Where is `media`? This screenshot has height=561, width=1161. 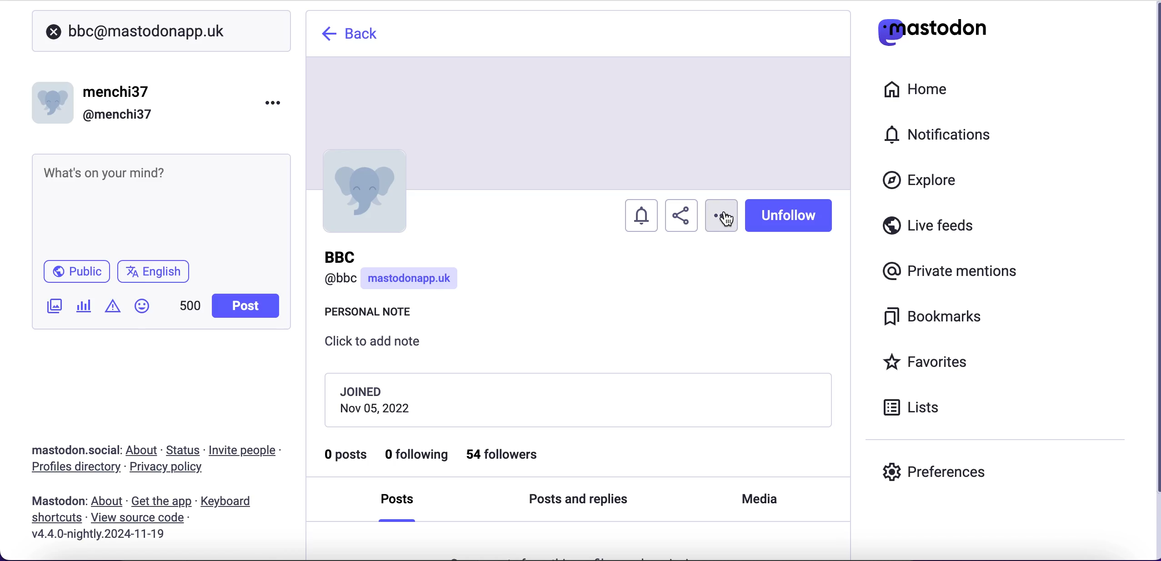
media is located at coordinates (762, 502).